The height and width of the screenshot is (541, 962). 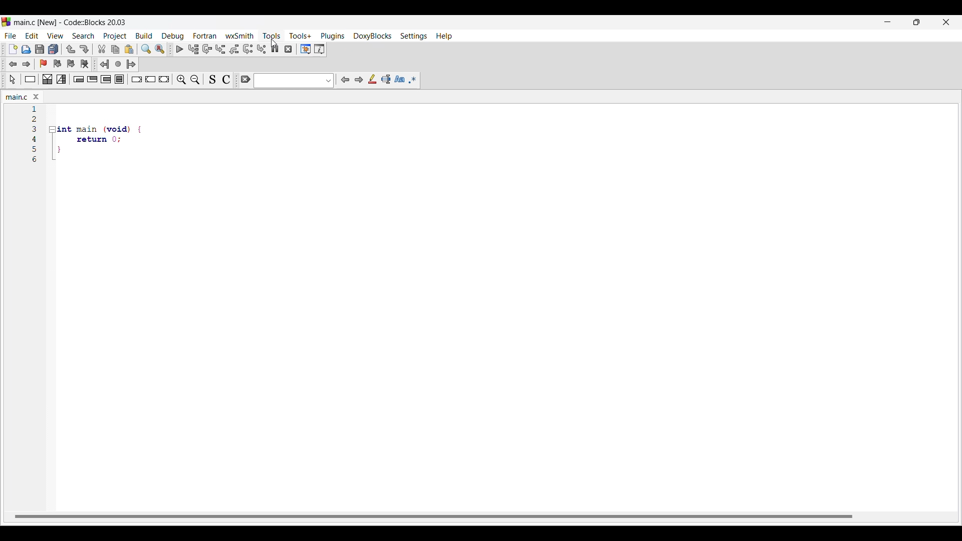 What do you see at coordinates (262, 49) in the screenshot?
I see `Step into instruction` at bounding box center [262, 49].